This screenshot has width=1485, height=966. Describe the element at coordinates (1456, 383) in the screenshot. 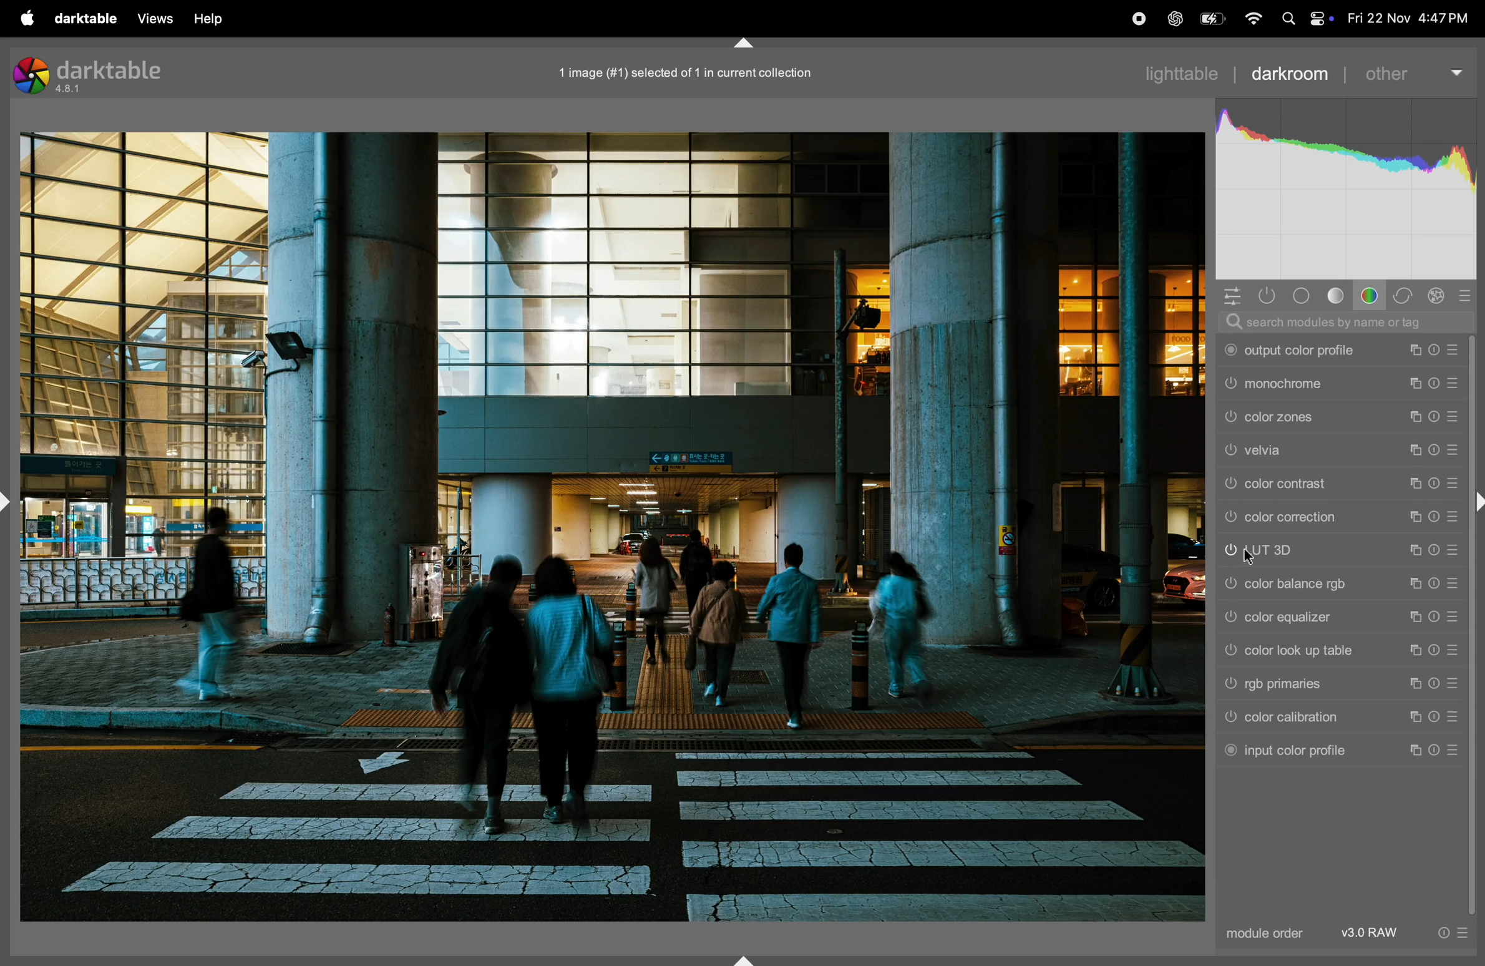

I see `presets` at that location.